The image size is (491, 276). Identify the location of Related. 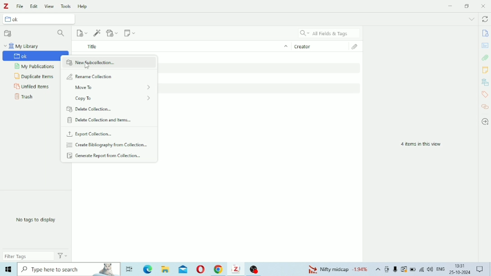
(486, 107).